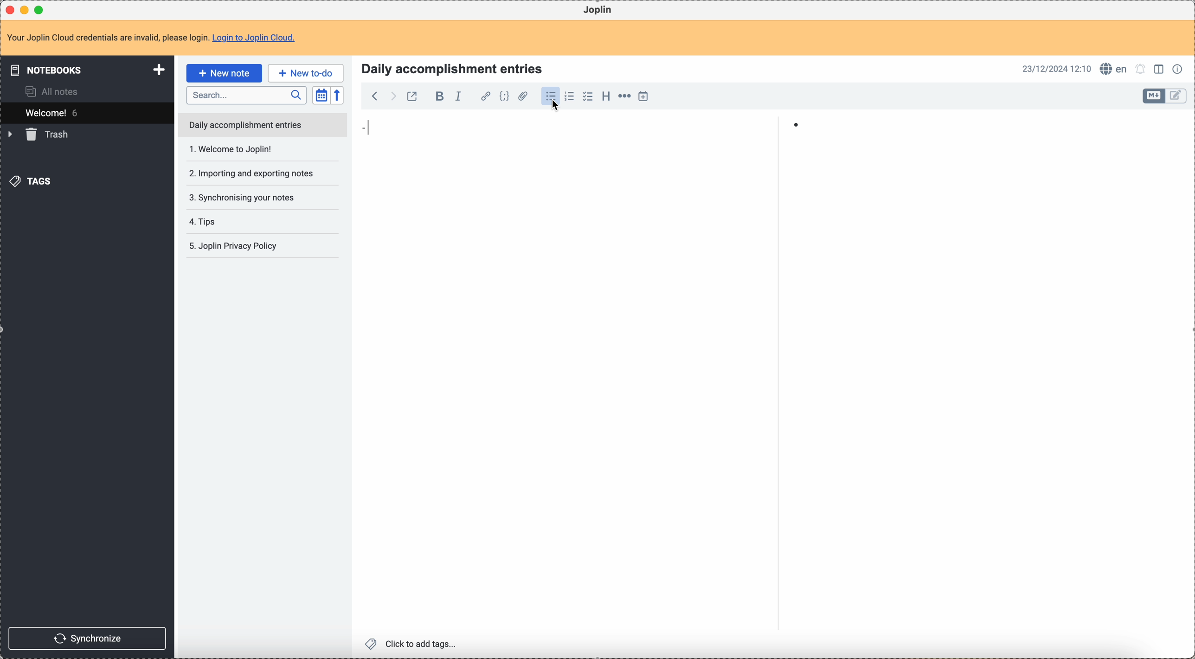 The width and height of the screenshot is (1195, 659). What do you see at coordinates (87, 637) in the screenshot?
I see `synchronize` at bounding box center [87, 637].